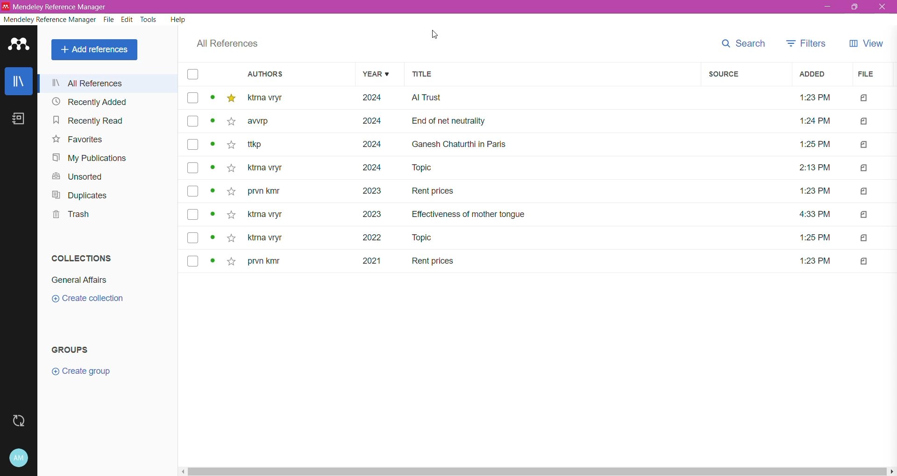 Image resolution: width=897 pixels, height=476 pixels. Describe the element at coordinates (127, 20) in the screenshot. I see `Edit` at that location.